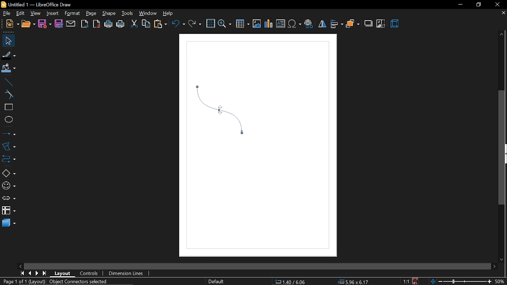  I want to click on flowchart, so click(9, 211).